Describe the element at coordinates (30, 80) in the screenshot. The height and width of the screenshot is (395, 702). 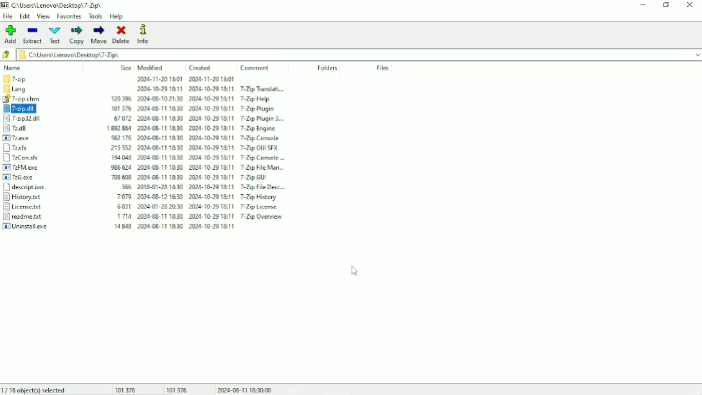
I see `Files extracted` at that location.